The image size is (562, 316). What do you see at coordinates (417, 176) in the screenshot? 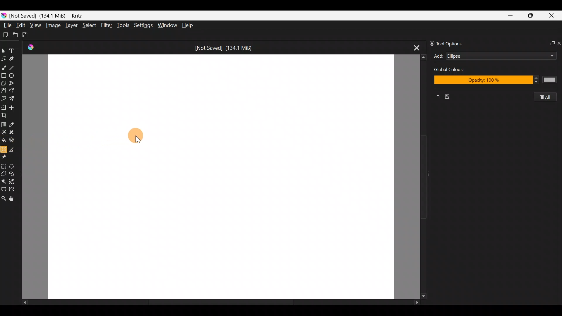
I see `Scroll bar` at bounding box center [417, 176].